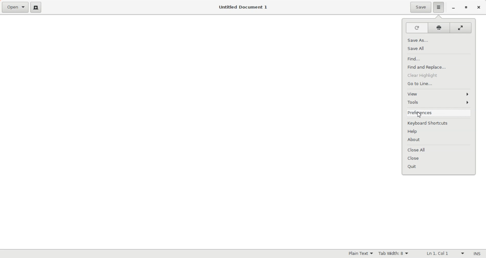 The image size is (486, 258). I want to click on Tab width, so click(394, 253).